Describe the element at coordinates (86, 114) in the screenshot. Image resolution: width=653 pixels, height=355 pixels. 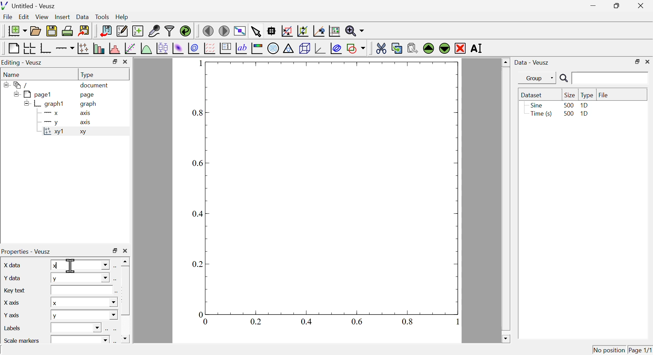
I see `axis` at that location.